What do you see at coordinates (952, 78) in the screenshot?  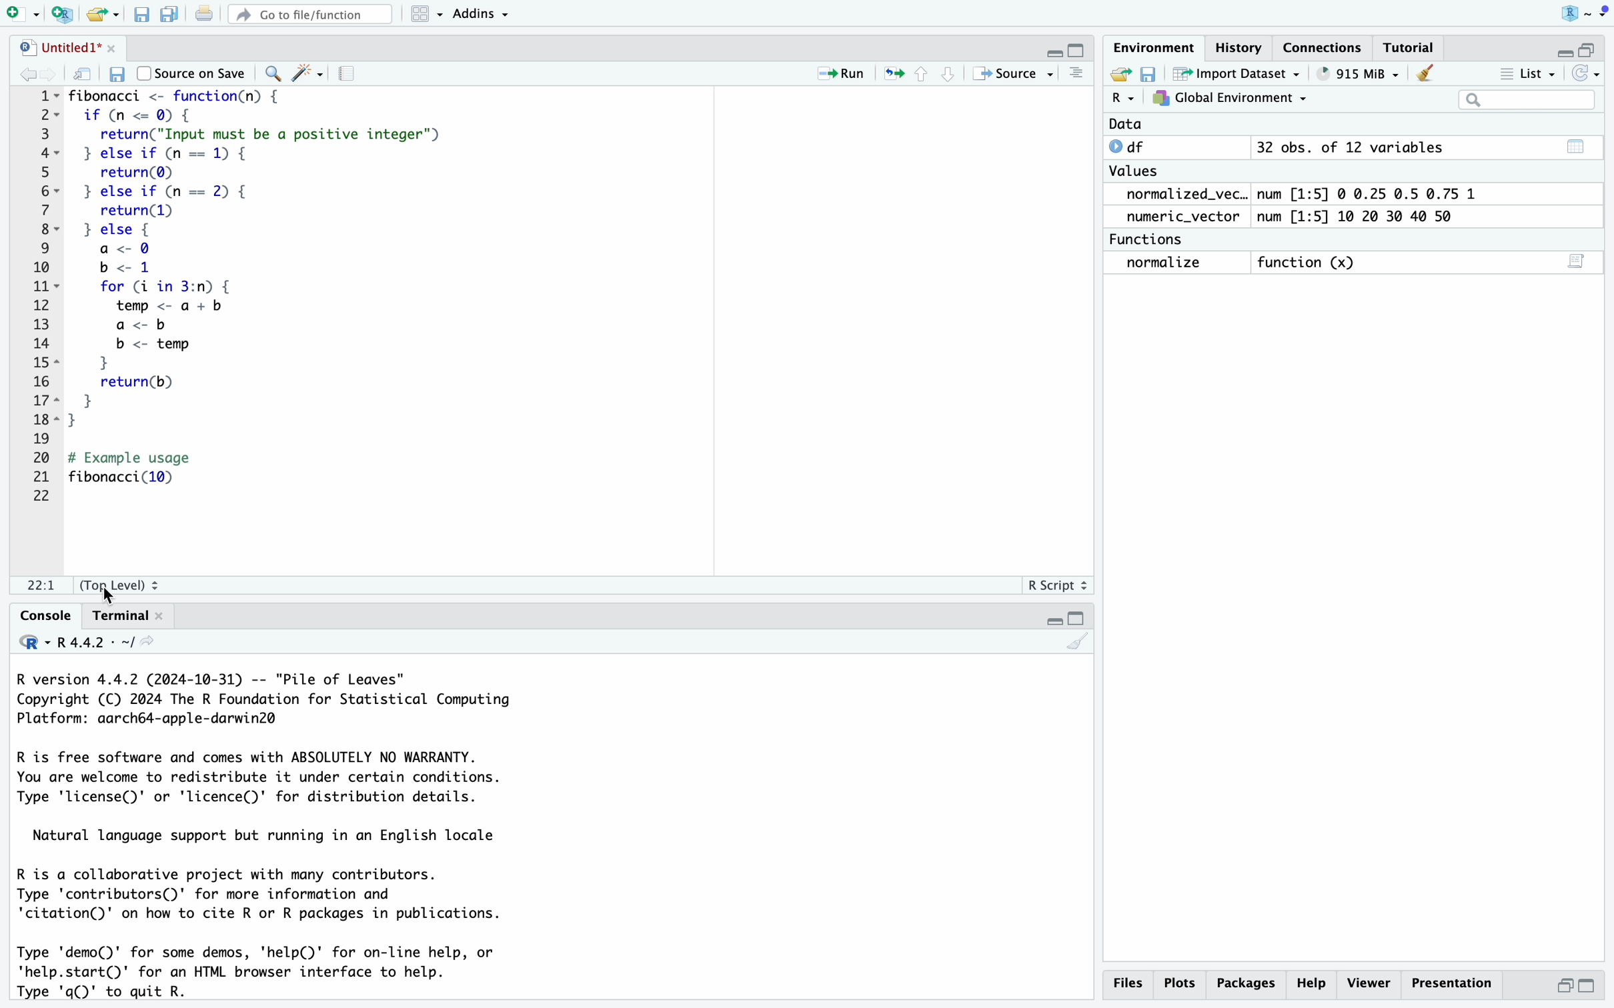 I see `go to next section/chunk` at bounding box center [952, 78].